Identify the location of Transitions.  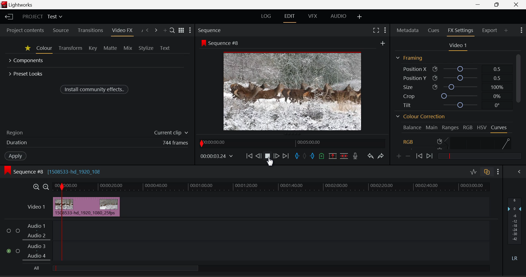
(90, 30).